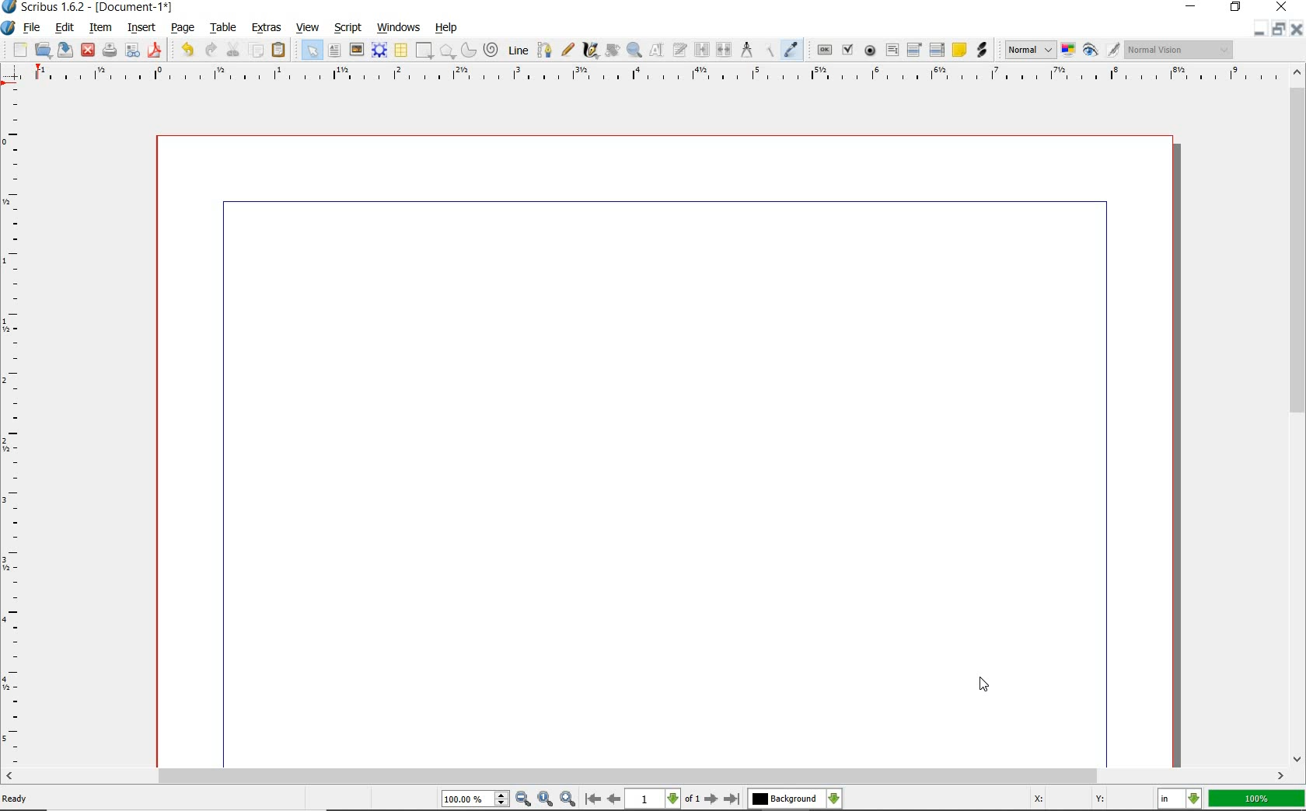  I want to click on text annotation, so click(959, 50).